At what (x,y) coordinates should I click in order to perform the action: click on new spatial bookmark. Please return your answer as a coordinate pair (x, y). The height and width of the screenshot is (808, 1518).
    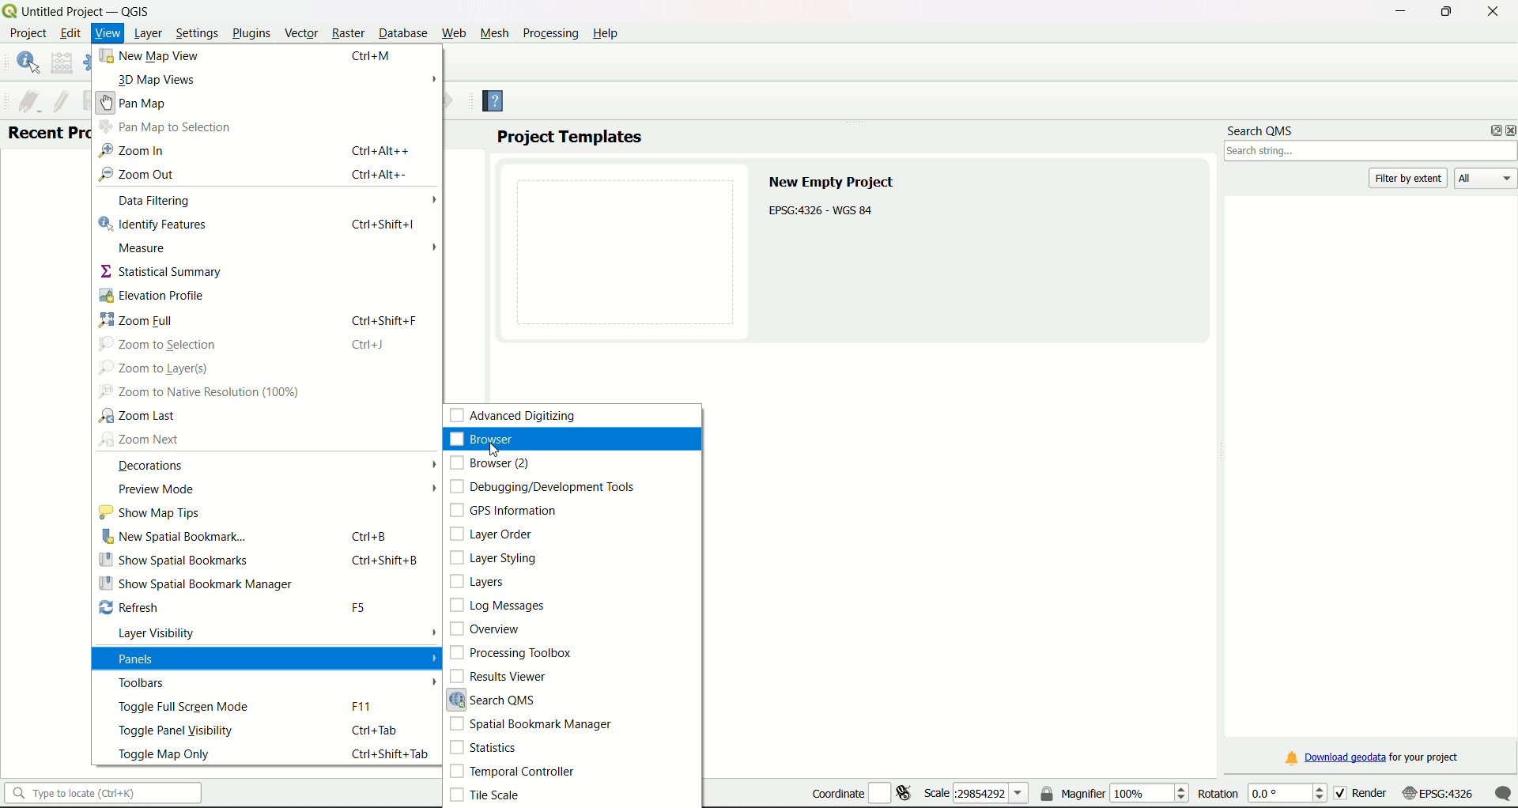
    Looking at the image, I should click on (175, 536).